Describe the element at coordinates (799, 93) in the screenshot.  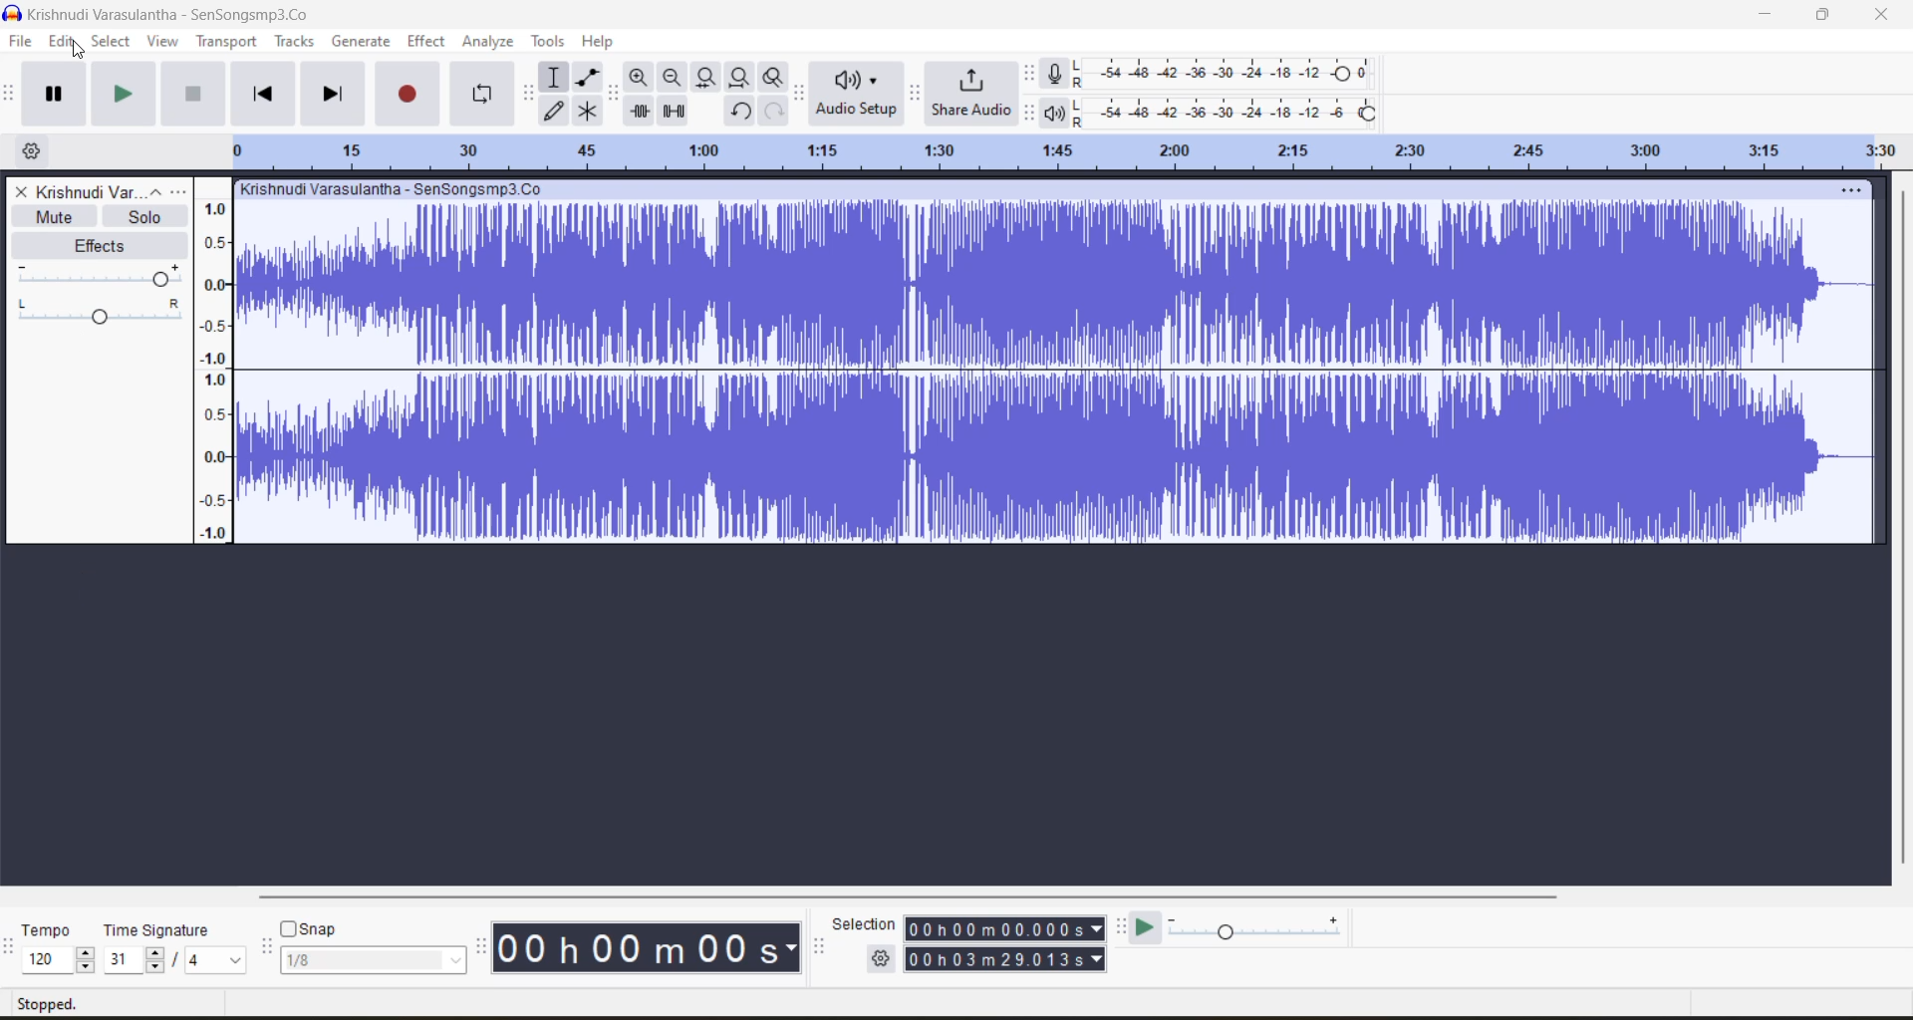
I see `audio setup toolbar` at that location.